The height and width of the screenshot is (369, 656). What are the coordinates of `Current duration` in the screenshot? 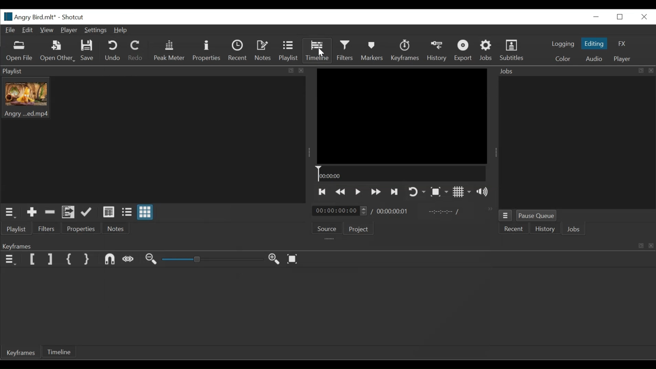 It's located at (339, 211).